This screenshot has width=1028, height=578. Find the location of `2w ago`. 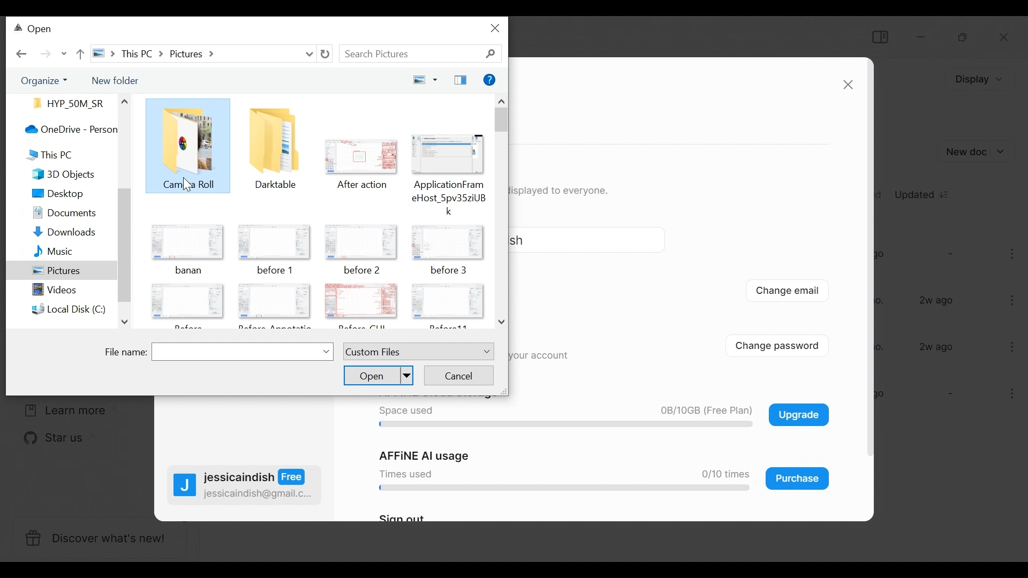

2w ago is located at coordinates (937, 347).